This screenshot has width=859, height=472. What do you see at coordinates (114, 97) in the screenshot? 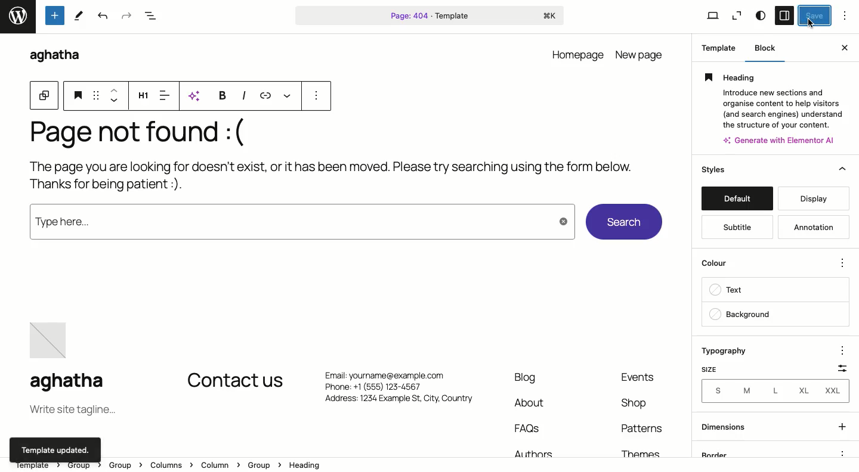
I see `Move up and down` at bounding box center [114, 97].